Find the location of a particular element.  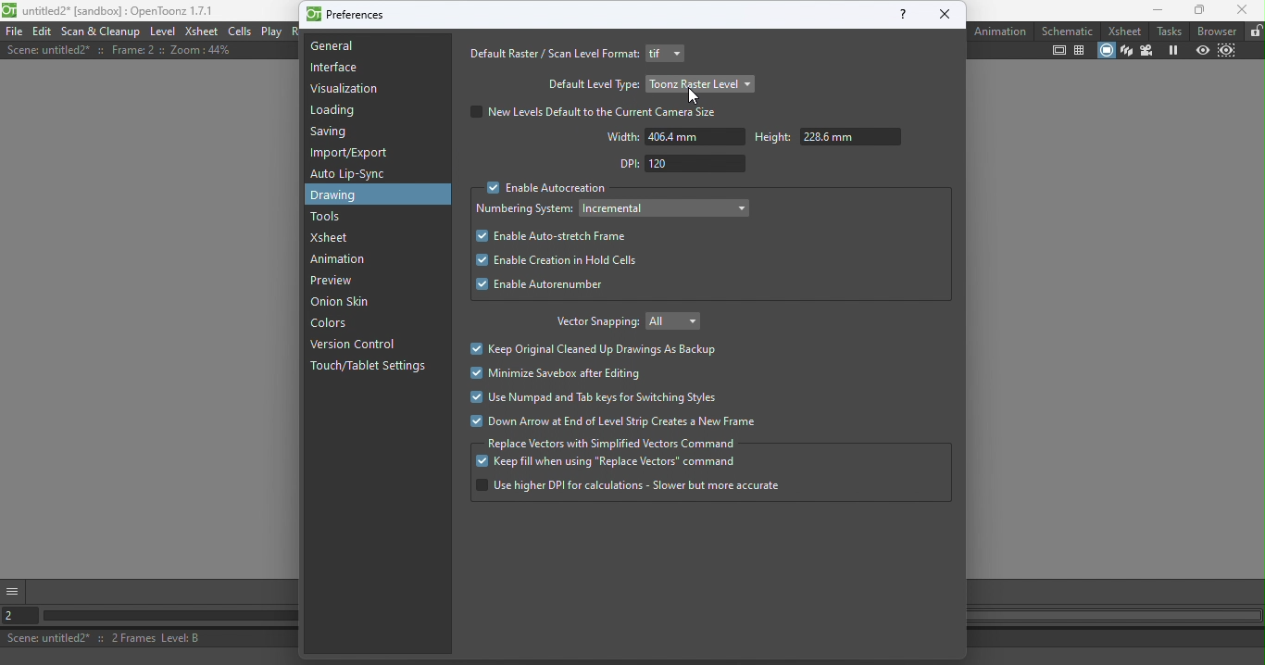

Minimize is located at coordinates (1147, 11).